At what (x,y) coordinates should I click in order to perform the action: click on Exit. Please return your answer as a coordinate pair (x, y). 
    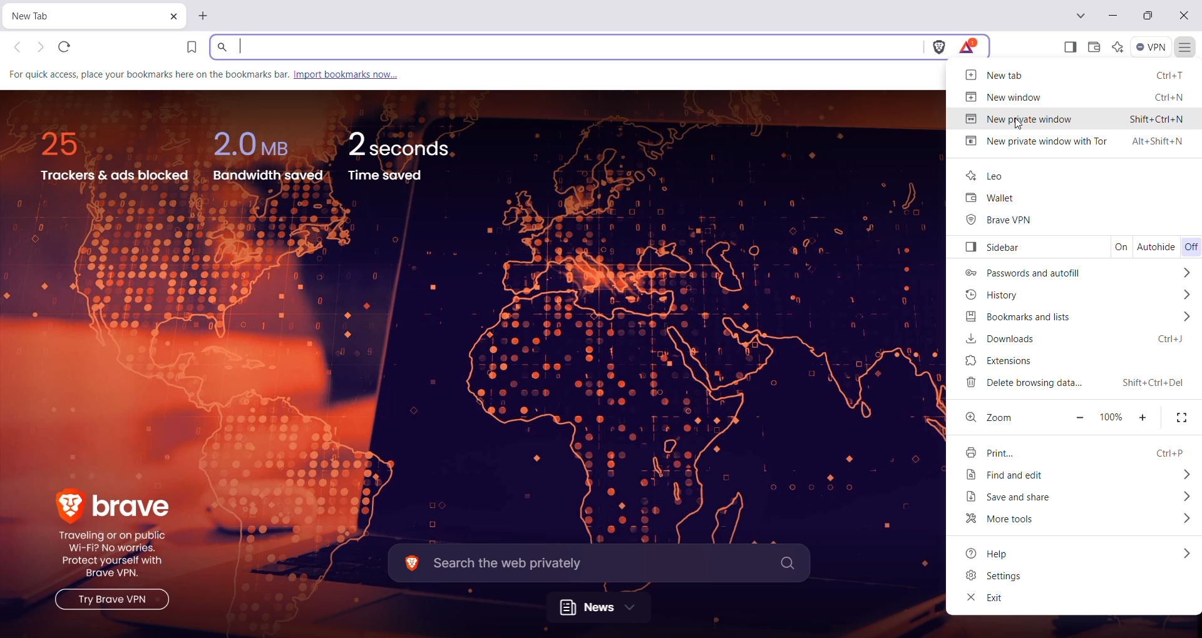
    Looking at the image, I should click on (985, 599).